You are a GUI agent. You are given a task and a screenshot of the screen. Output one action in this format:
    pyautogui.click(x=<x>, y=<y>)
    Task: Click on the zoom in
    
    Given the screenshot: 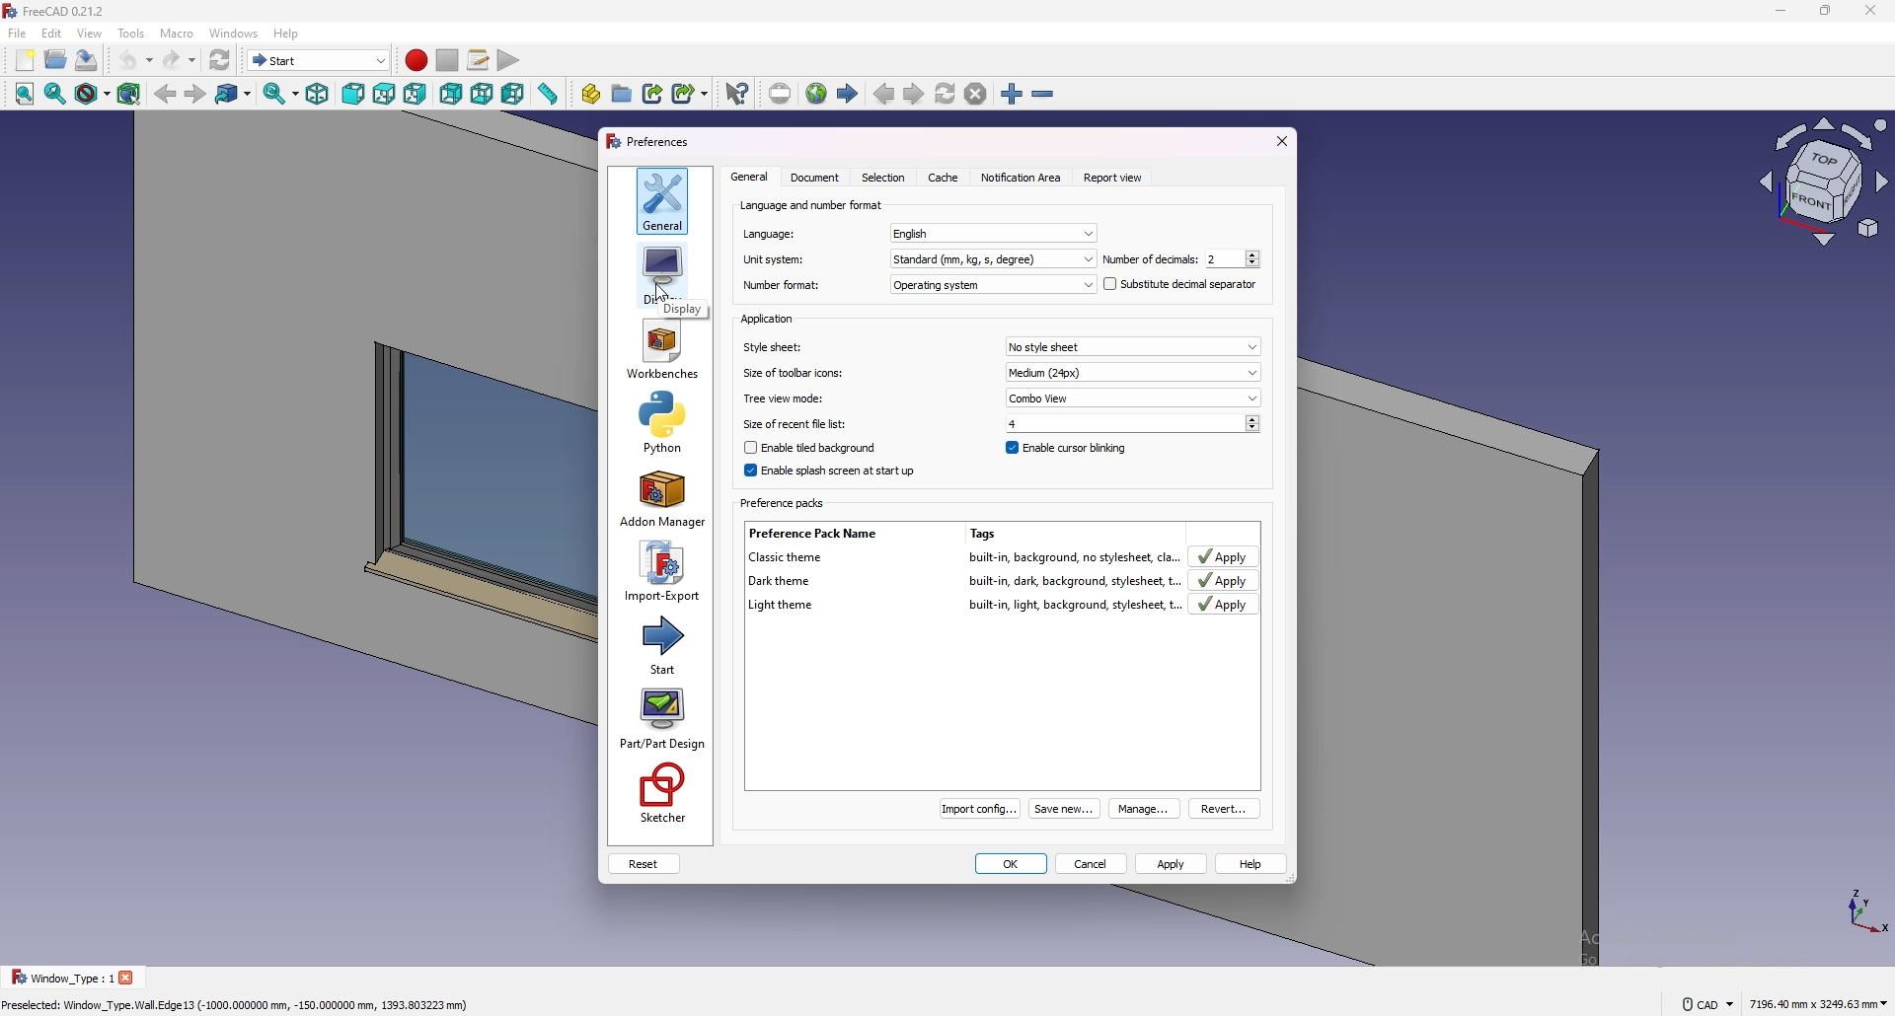 What is the action you would take?
    pyautogui.click(x=1012, y=95)
    